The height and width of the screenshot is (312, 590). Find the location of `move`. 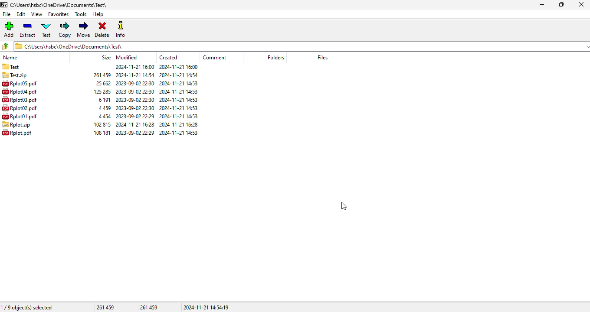

move is located at coordinates (84, 30).